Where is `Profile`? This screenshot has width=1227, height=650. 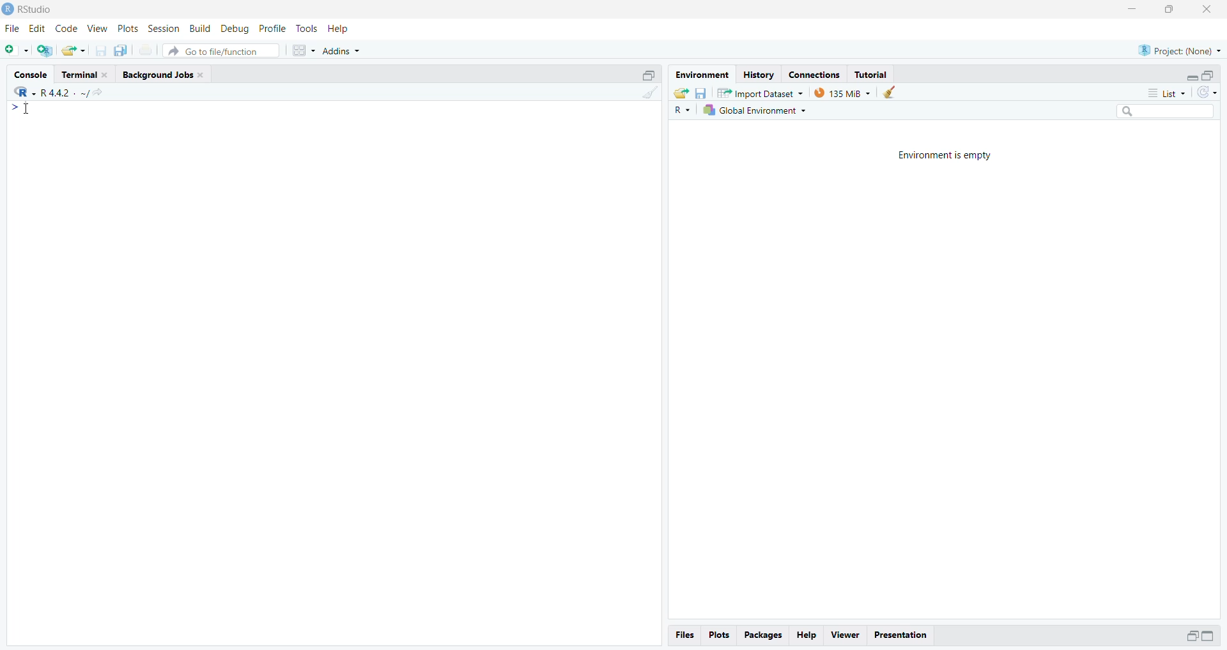 Profile is located at coordinates (273, 28).